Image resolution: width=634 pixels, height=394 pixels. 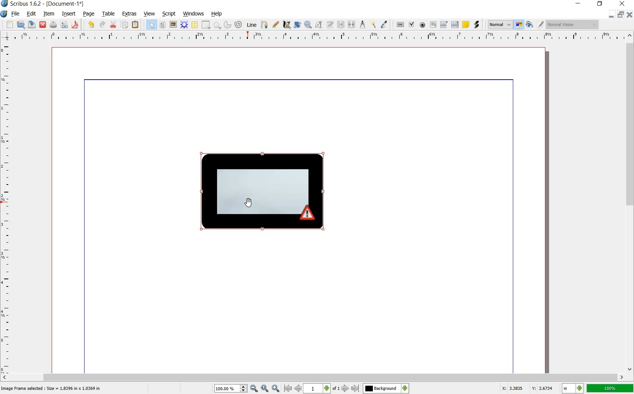 What do you see at coordinates (384, 24) in the screenshot?
I see `eye dropper` at bounding box center [384, 24].